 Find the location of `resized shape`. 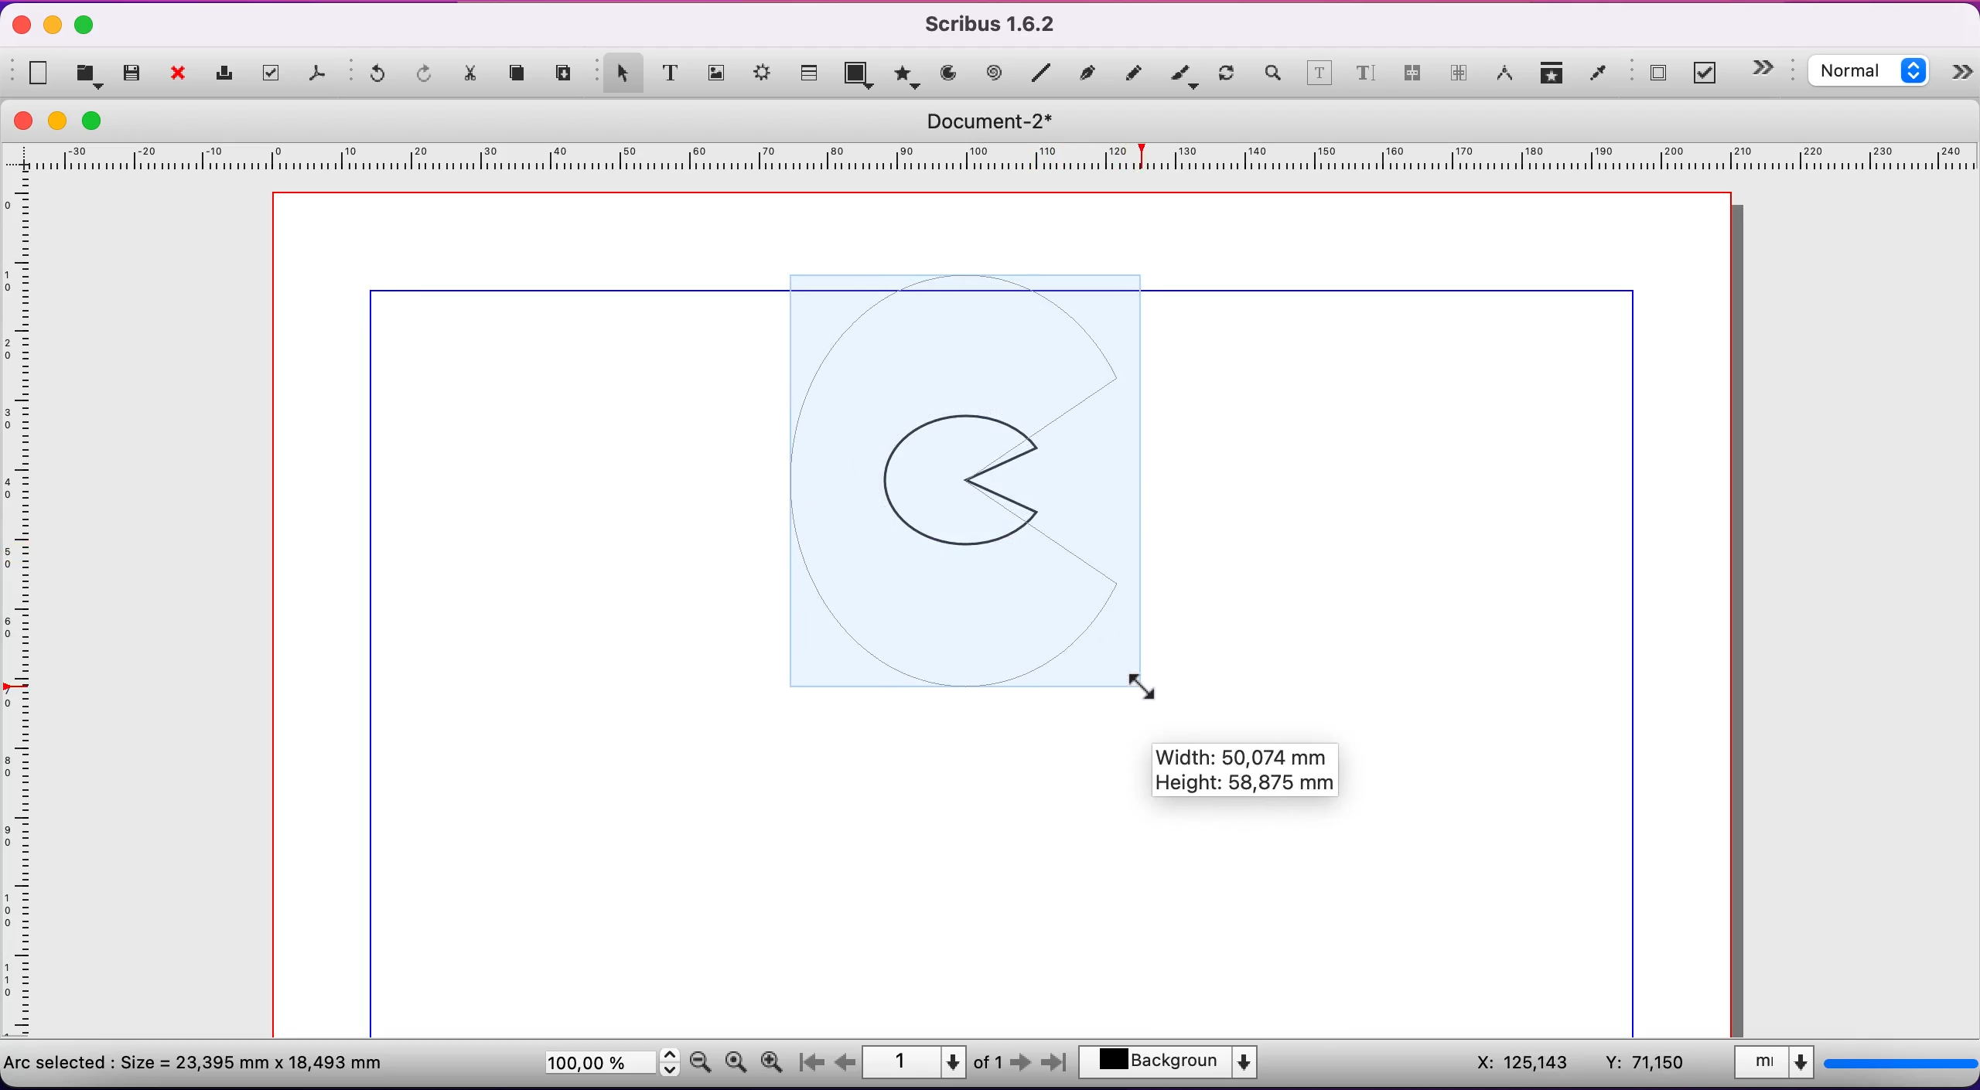

resized shape is located at coordinates (974, 482).